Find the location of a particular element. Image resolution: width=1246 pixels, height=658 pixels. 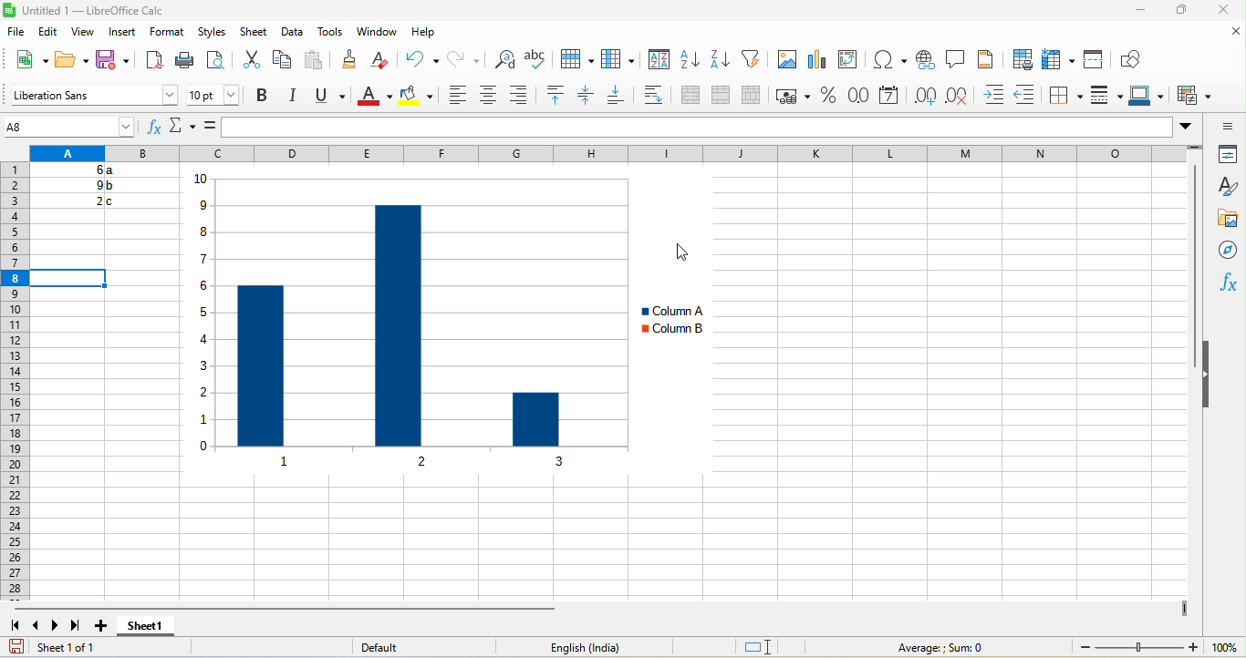

increase indent is located at coordinates (995, 94).